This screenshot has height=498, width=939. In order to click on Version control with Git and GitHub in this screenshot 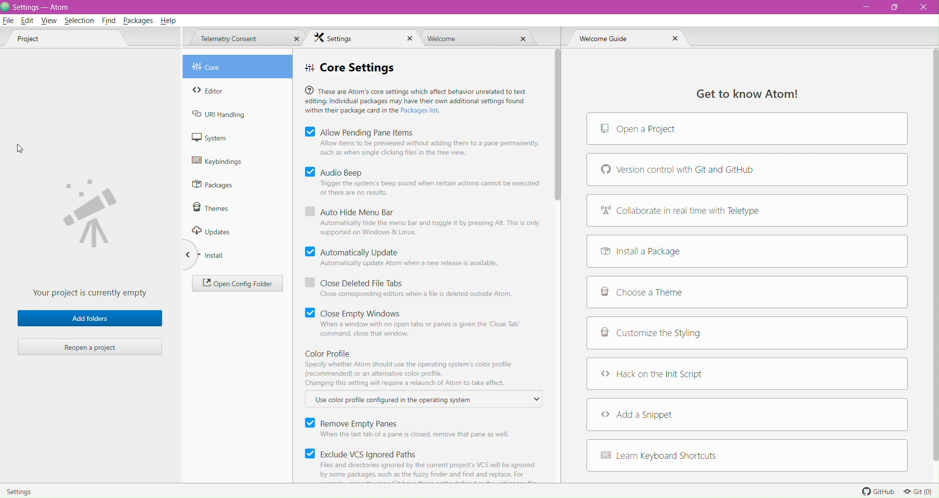, I will do `click(747, 169)`.